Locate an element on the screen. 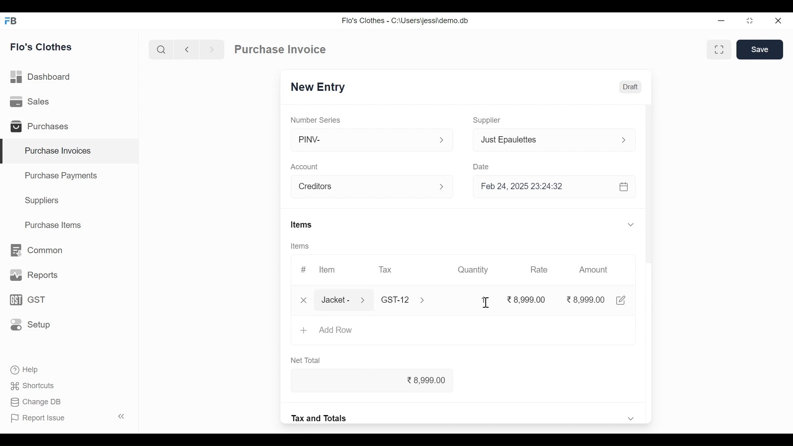  Supplier is located at coordinates (489, 121).